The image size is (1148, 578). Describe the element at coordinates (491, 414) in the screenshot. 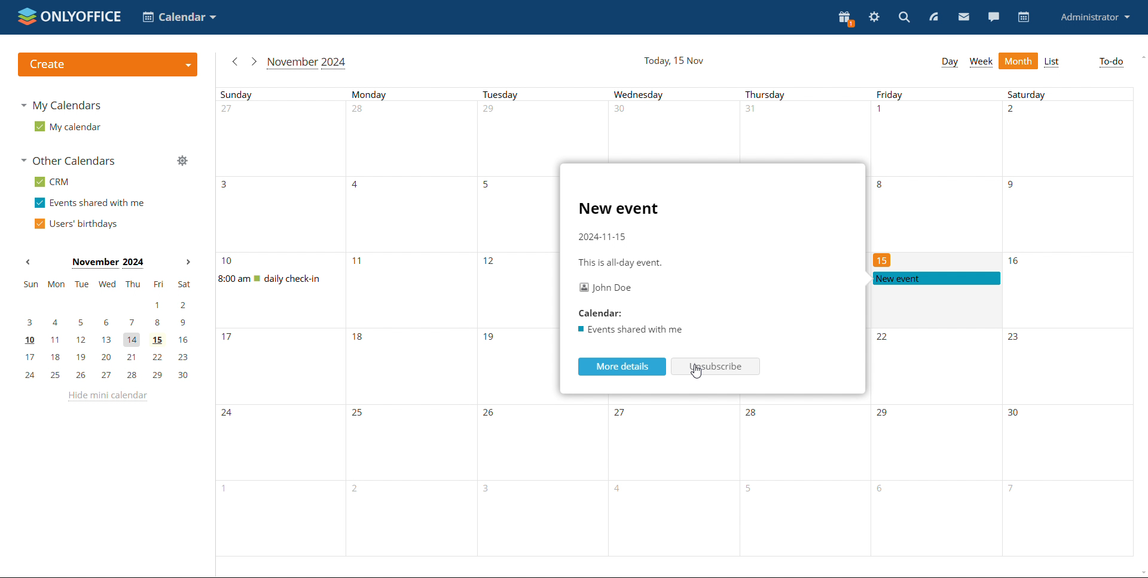

I see `` at that location.